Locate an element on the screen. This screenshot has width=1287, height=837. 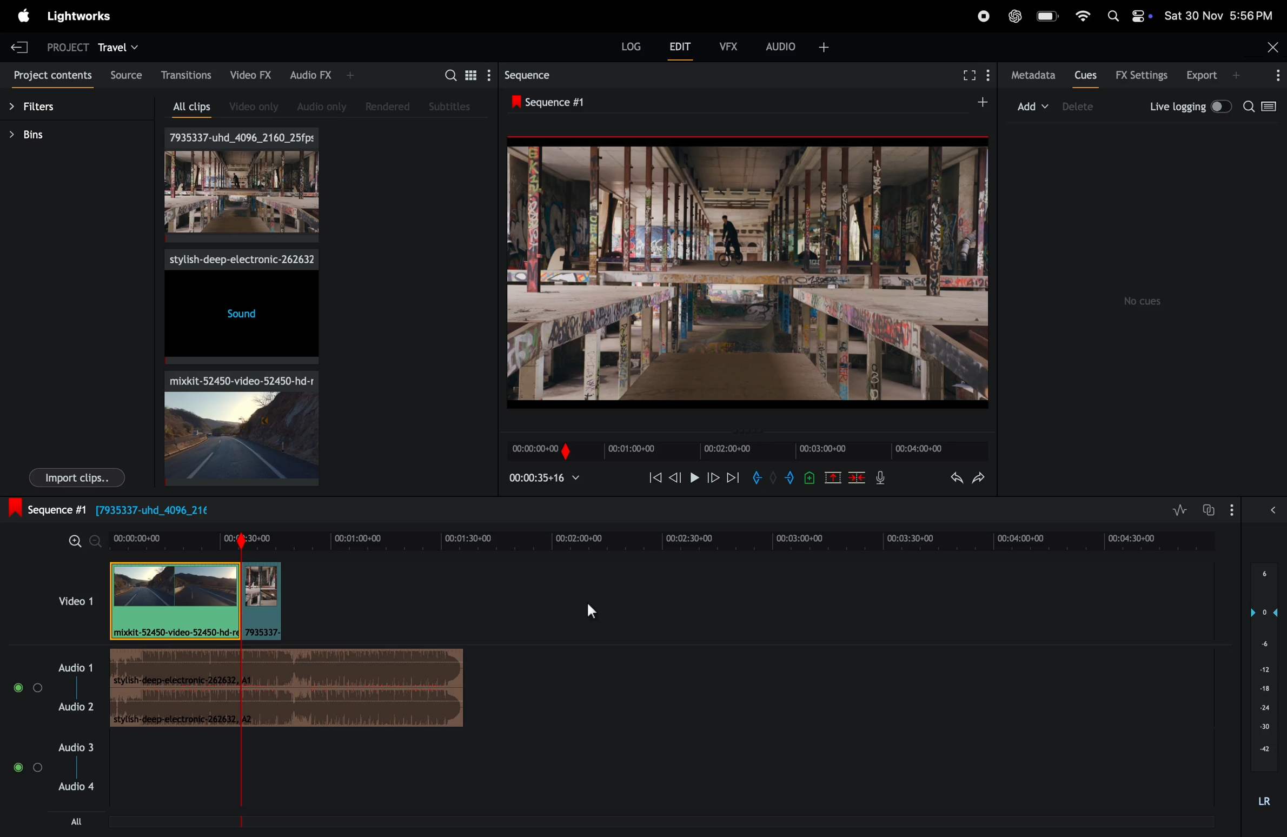
time frame is located at coordinates (662, 537).